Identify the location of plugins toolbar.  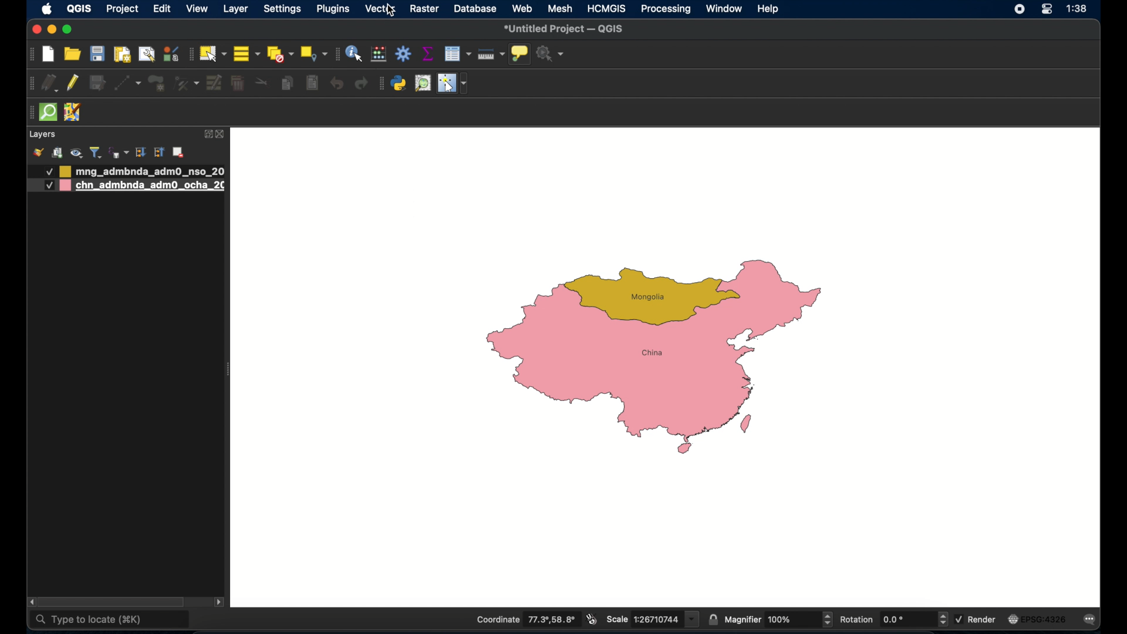
(381, 83).